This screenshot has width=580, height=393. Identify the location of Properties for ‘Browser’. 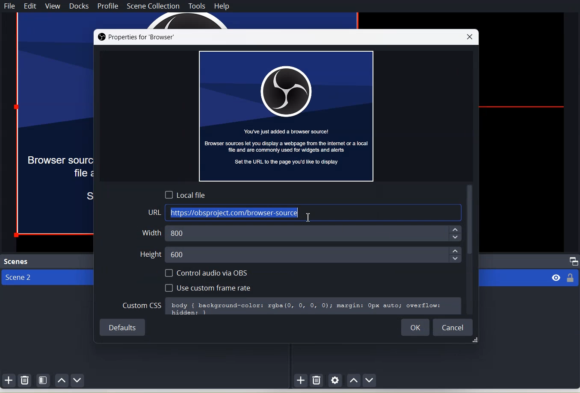
(139, 37).